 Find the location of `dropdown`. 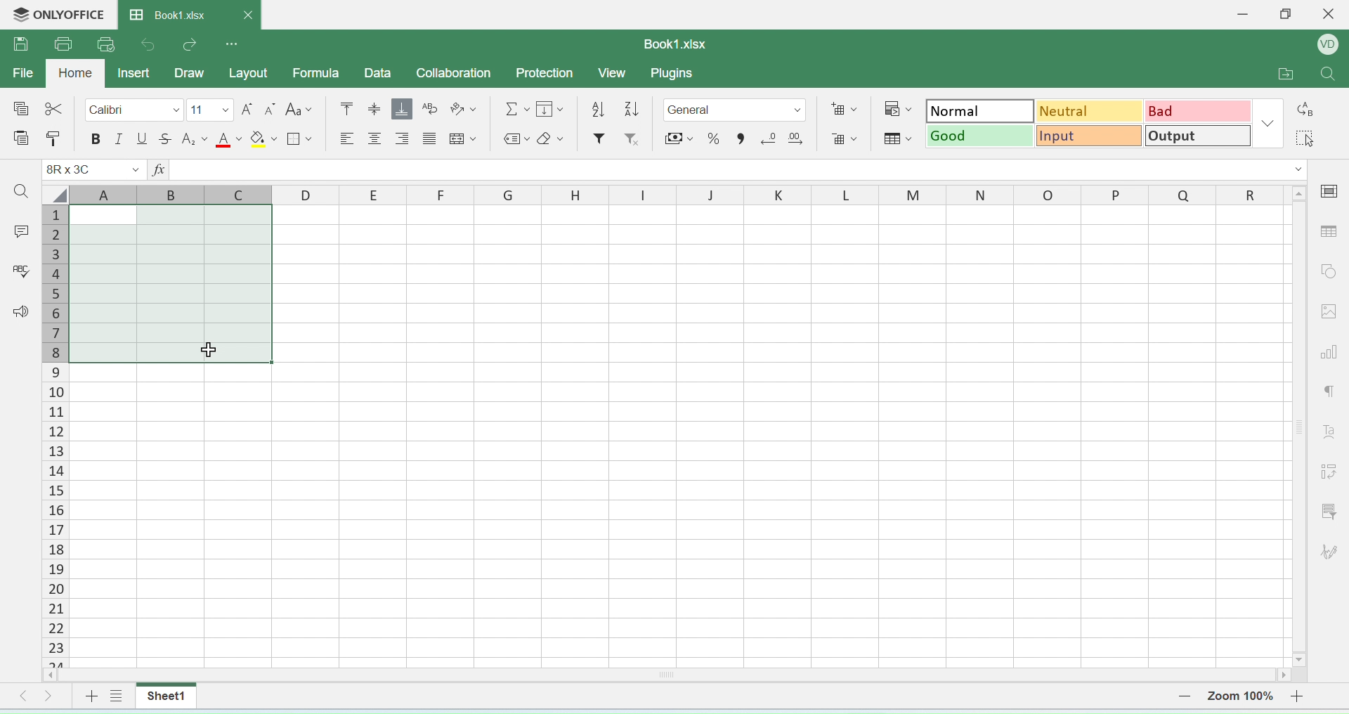

dropdown is located at coordinates (1270, 124).